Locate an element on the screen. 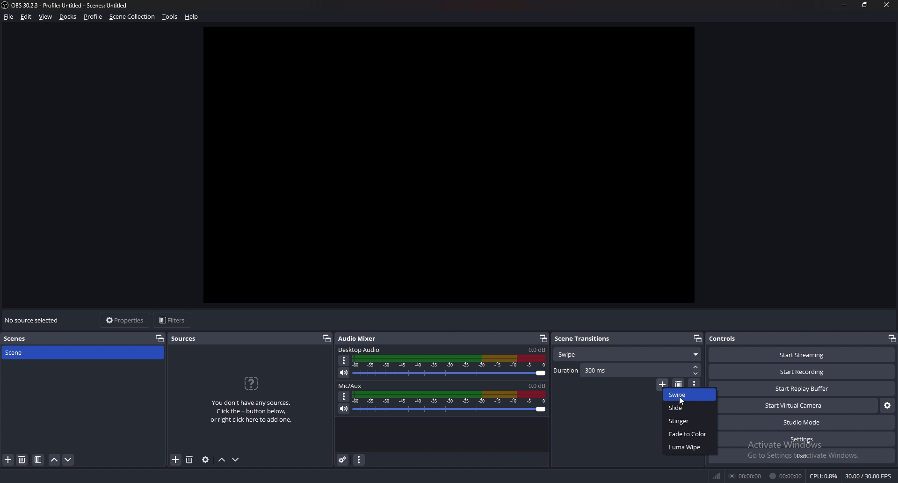 Image resolution: width=898 pixels, height=483 pixels. profile is located at coordinates (94, 17).